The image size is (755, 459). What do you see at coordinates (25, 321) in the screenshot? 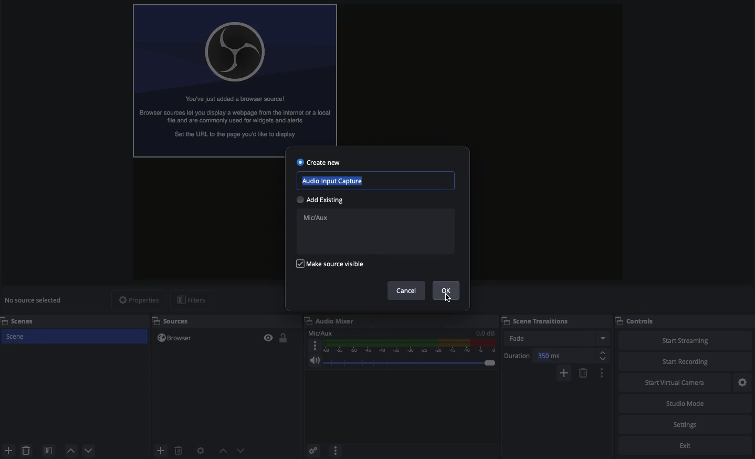
I see `Scenes` at bounding box center [25, 321].